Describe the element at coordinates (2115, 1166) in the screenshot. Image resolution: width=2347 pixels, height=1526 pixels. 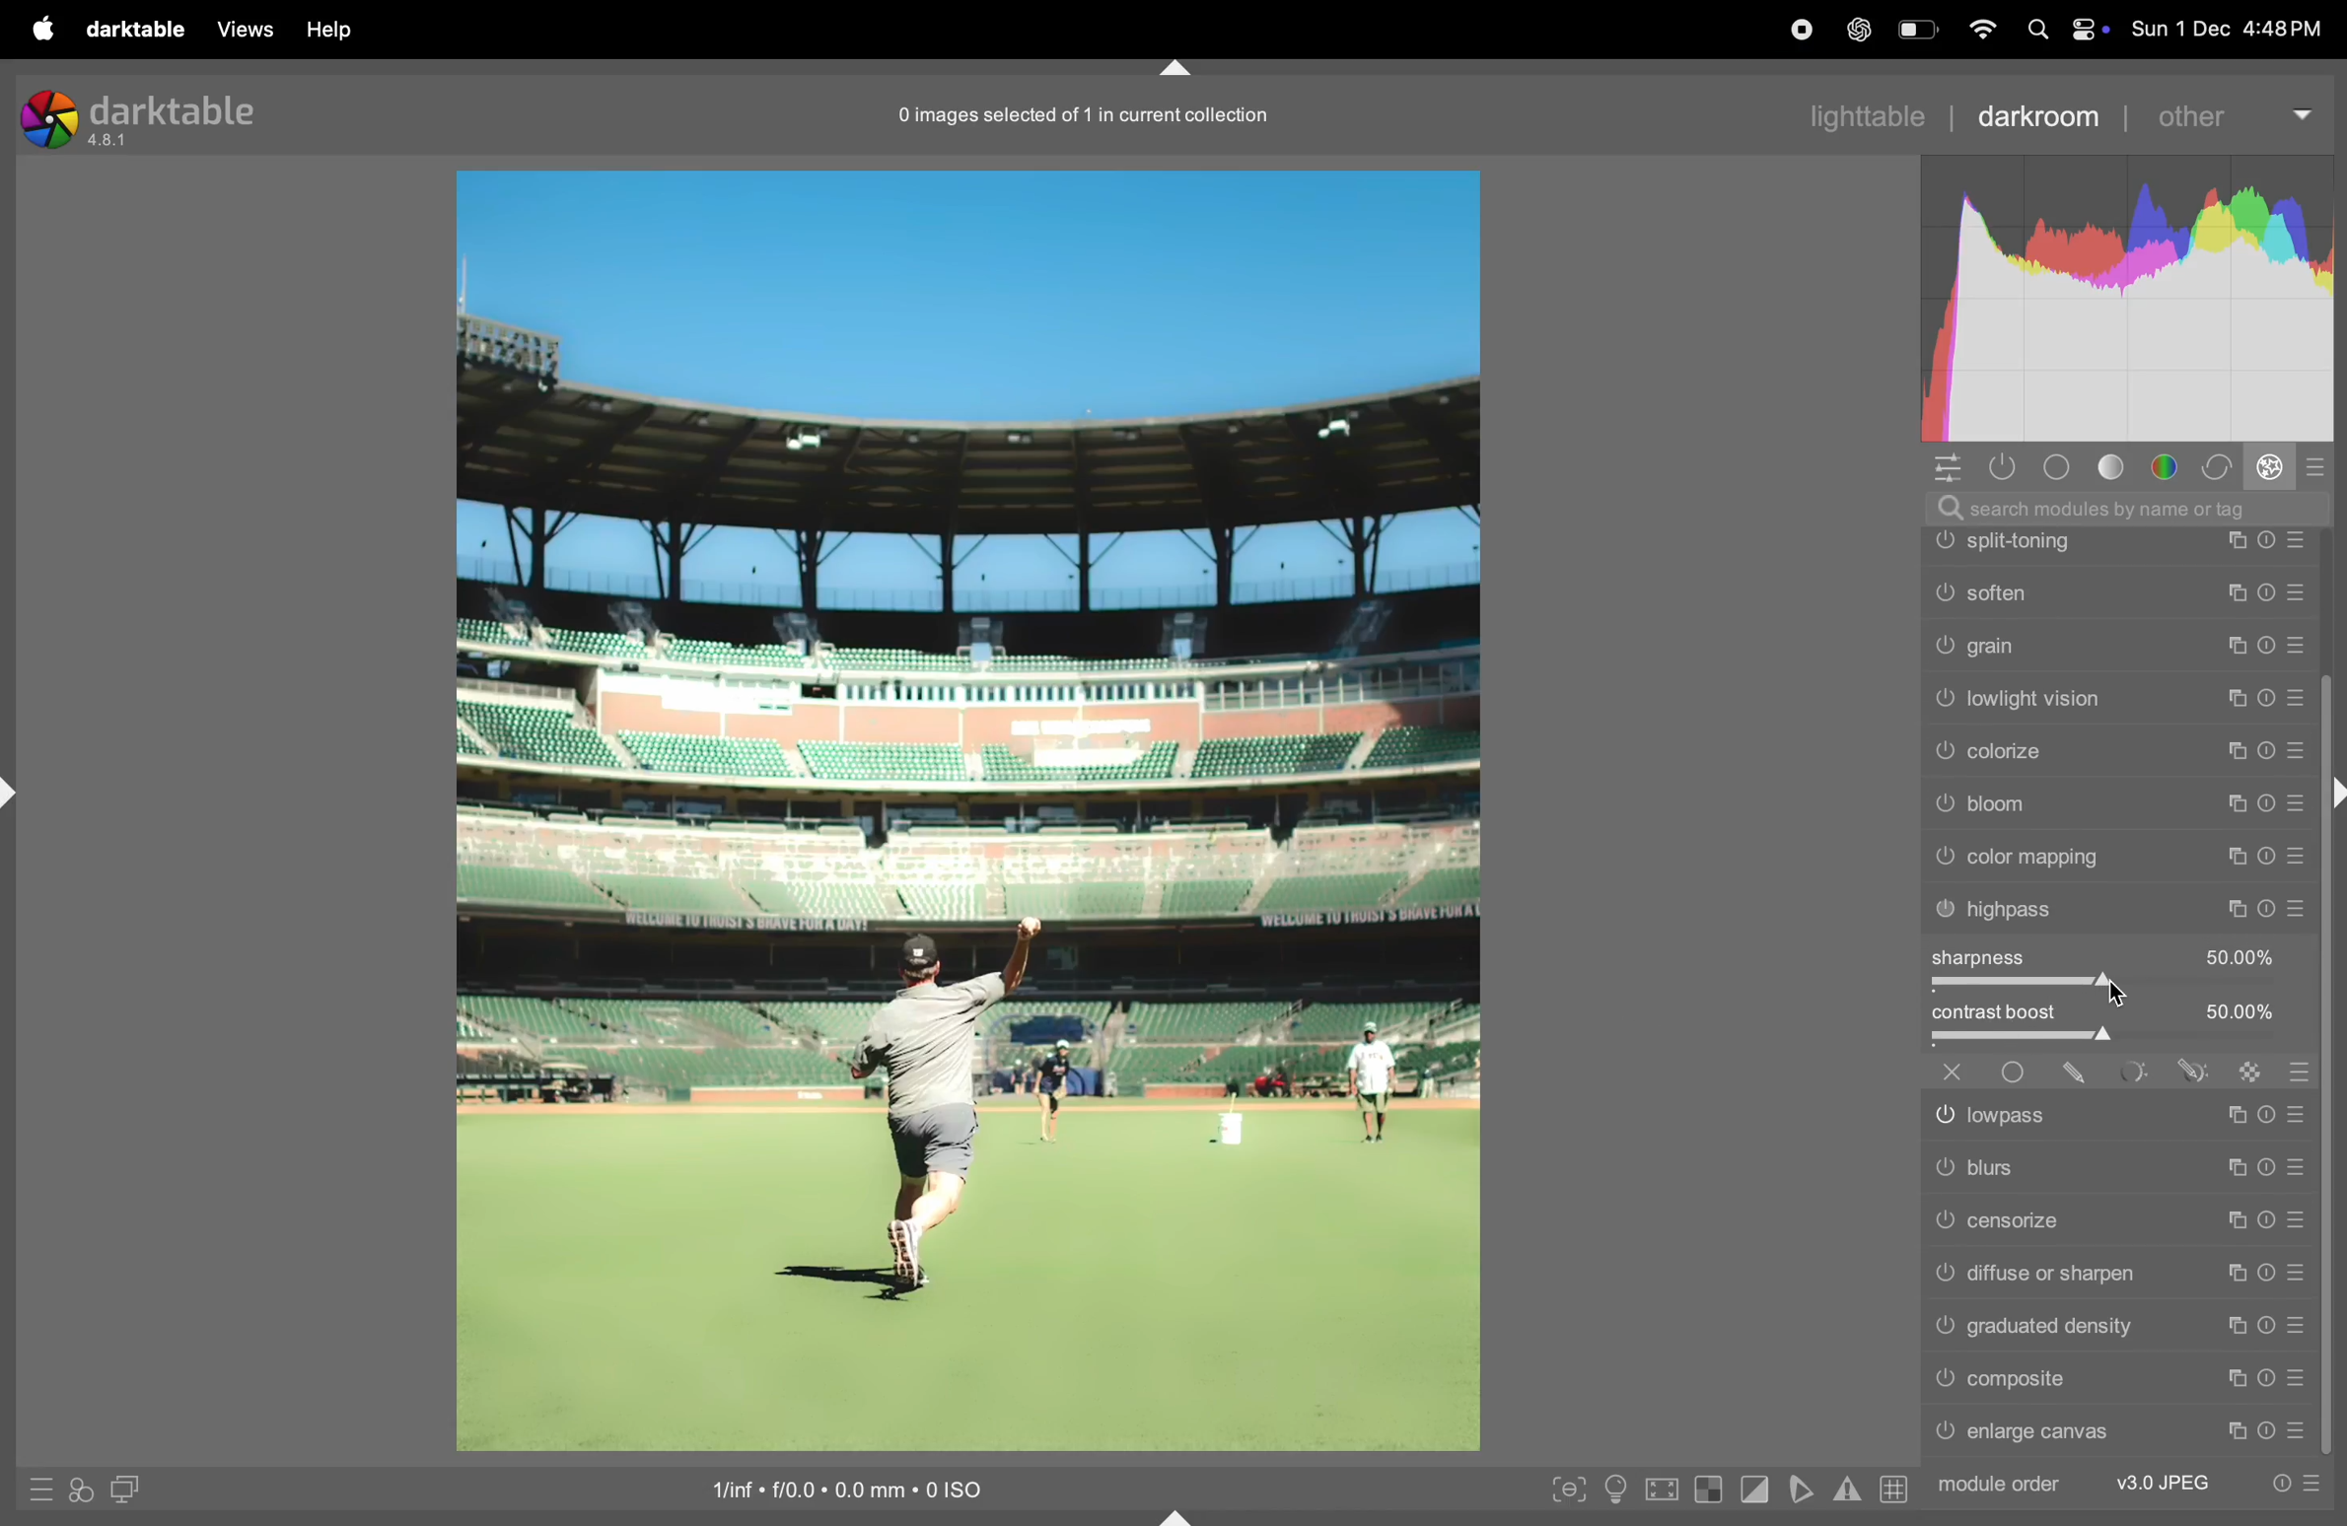
I see `blurs` at that location.